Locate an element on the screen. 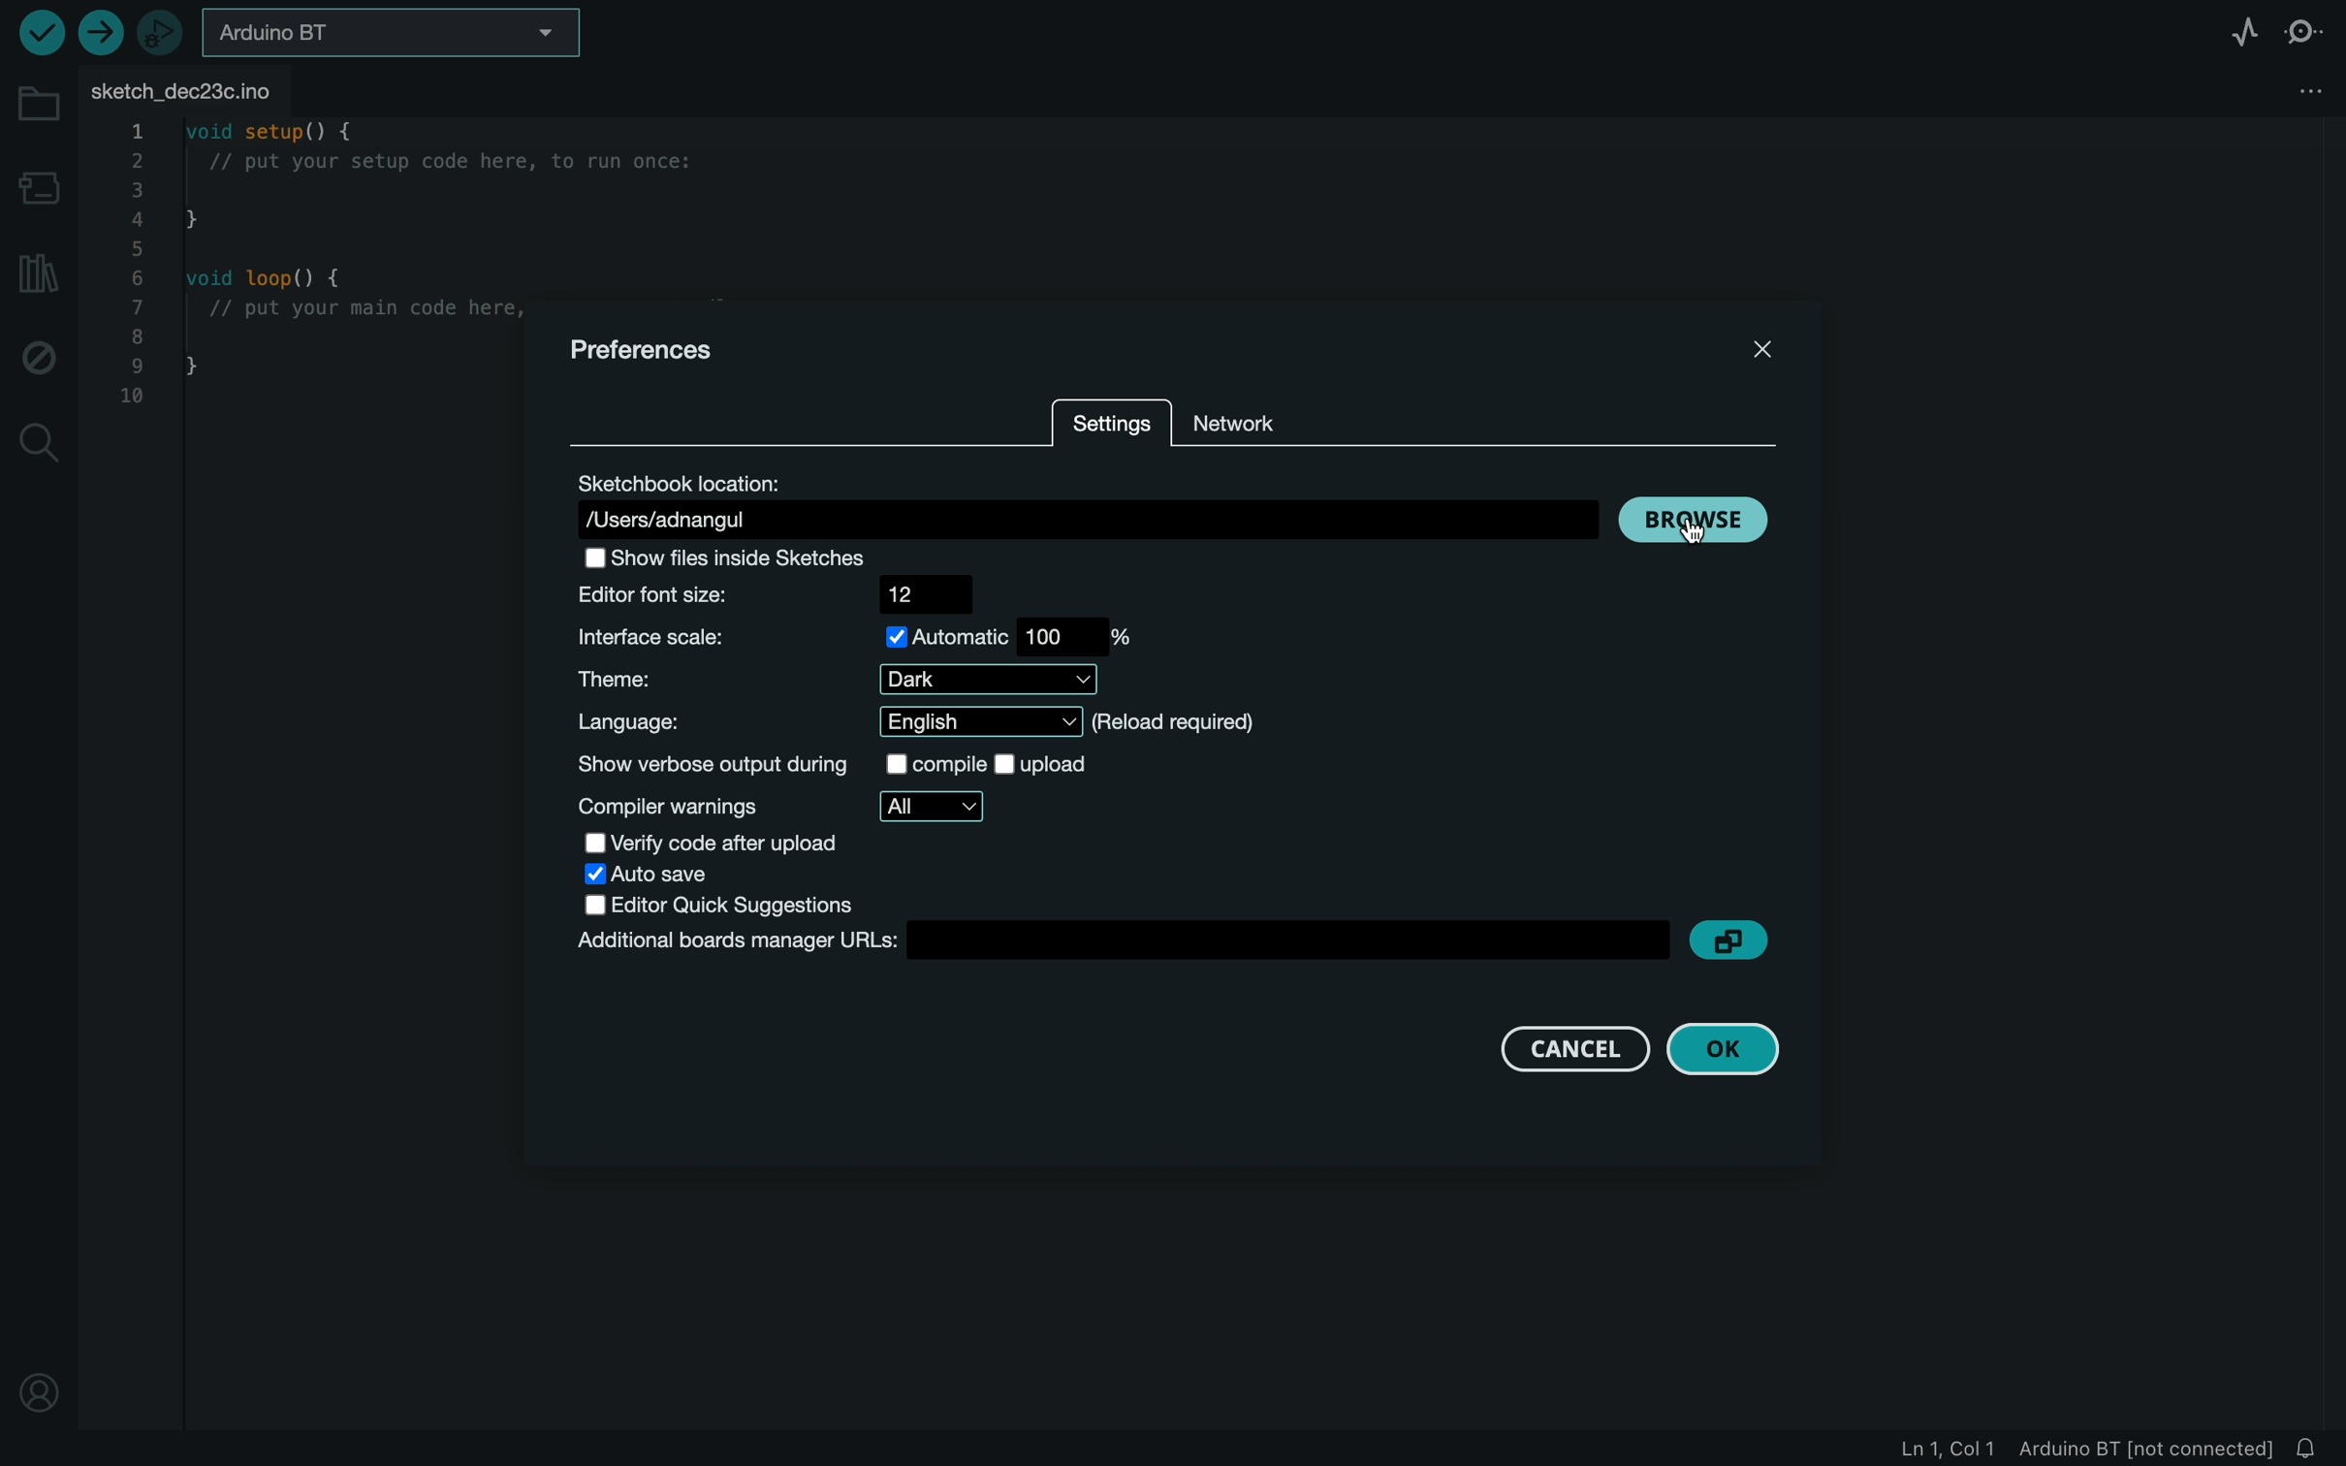 Image resolution: width=2346 pixels, height=1466 pixels. interface scale is located at coordinates (853, 640).